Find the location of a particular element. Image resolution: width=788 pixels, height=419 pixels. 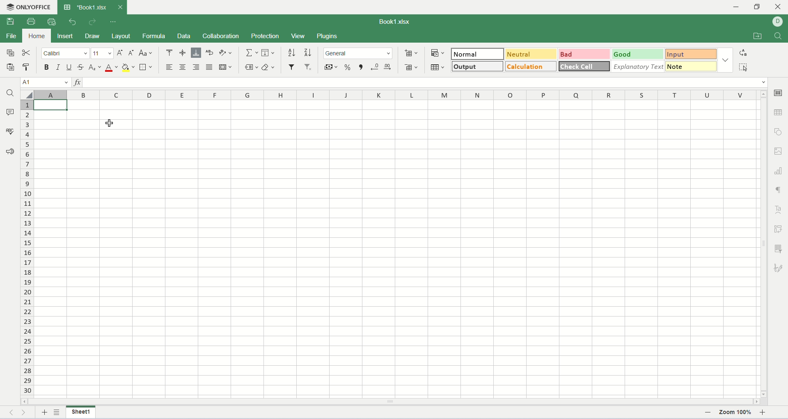

table is located at coordinates (438, 67).